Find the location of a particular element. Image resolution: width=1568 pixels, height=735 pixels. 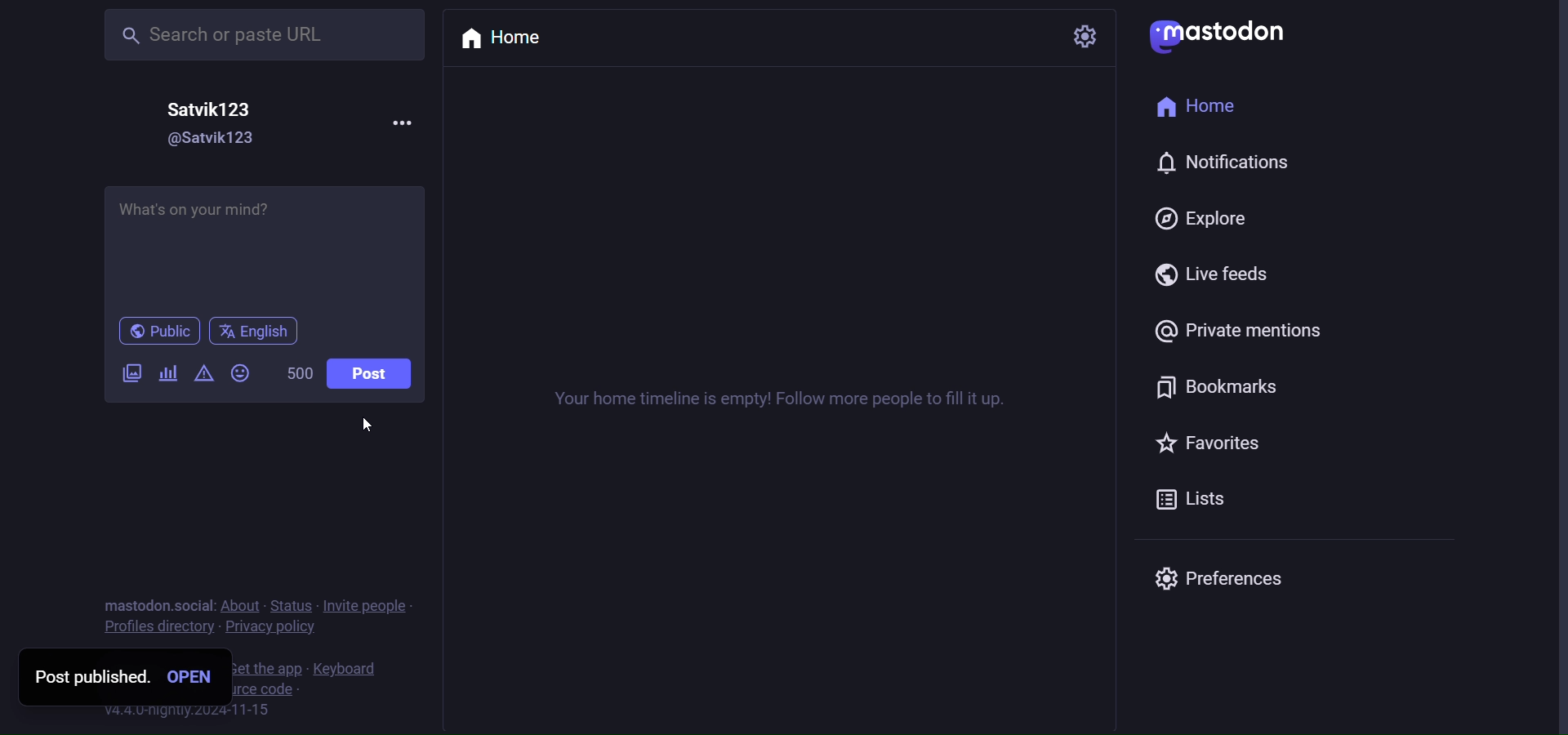

post is located at coordinates (369, 376).